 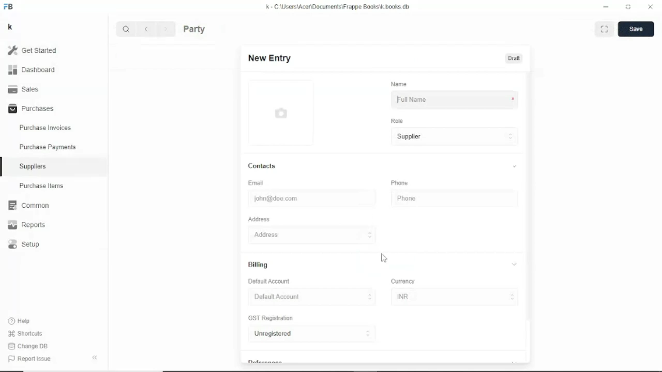 What do you see at coordinates (32, 70) in the screenshot?
I see `Dashboard` at bounding box center [32, 70].